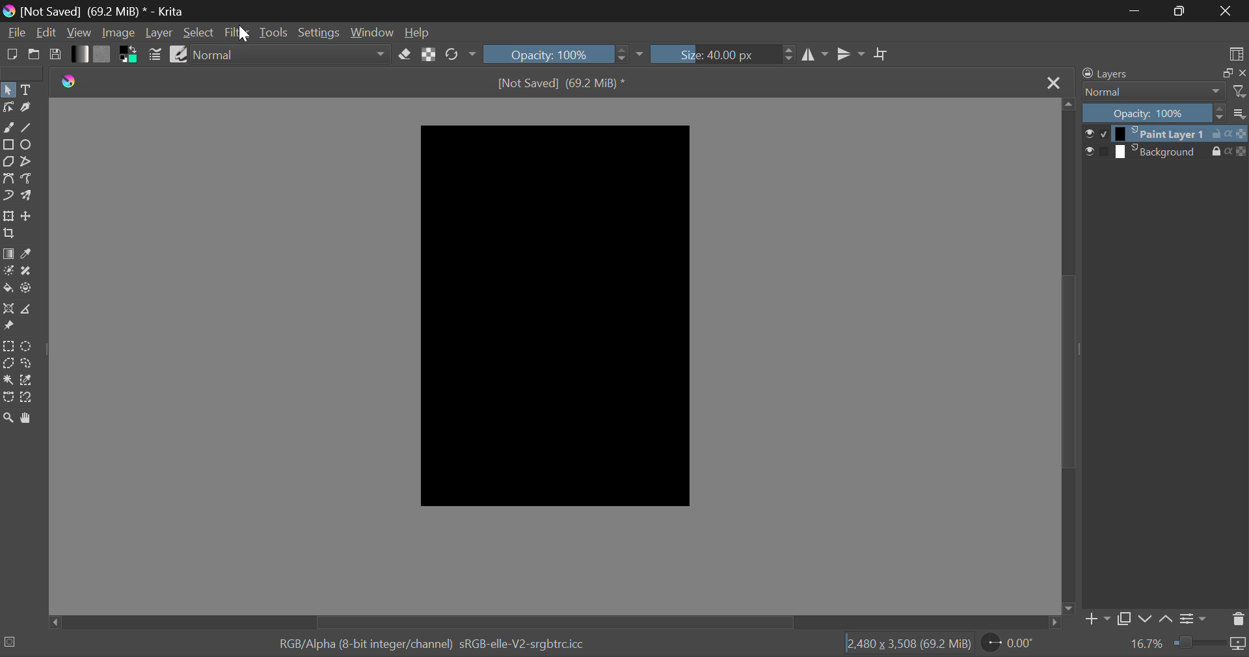 The image size is (1249, 657). What do you see at coordinates (28, 310) in the screenshot?
I see `Measurement` at bounding box center [28, 310].